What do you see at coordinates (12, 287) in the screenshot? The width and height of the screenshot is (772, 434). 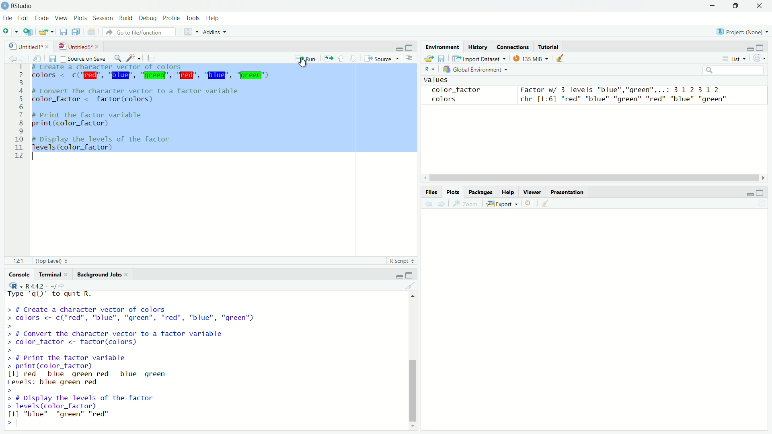 I see `select language` at bounding box center [12, 287].